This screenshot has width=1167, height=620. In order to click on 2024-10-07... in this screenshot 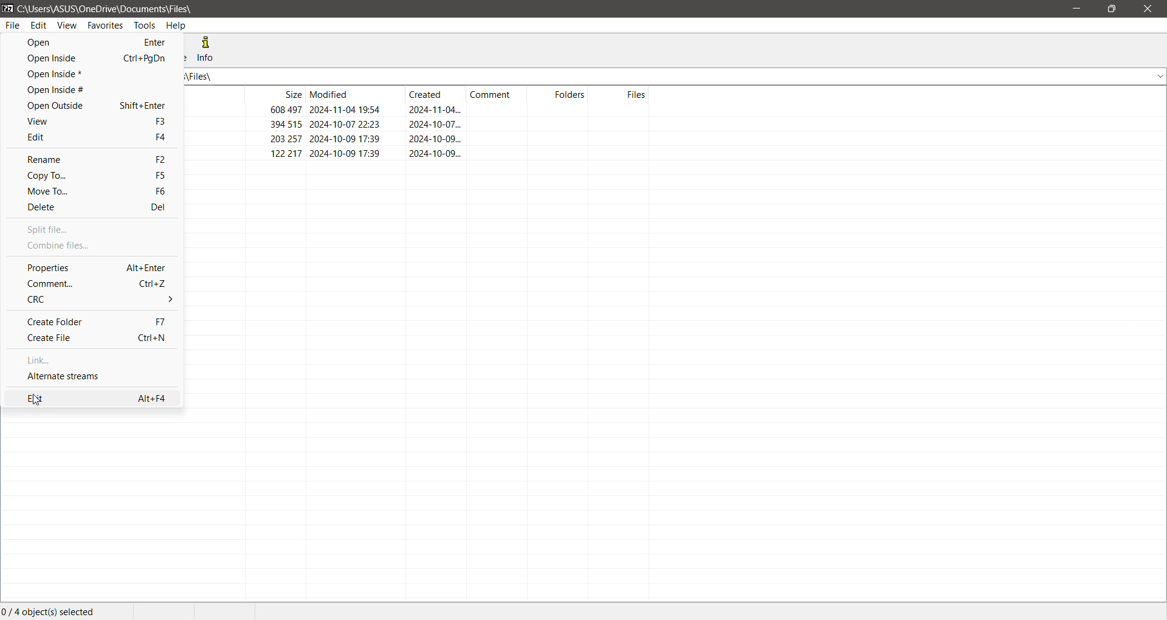, I will do `click(436, 123)`.